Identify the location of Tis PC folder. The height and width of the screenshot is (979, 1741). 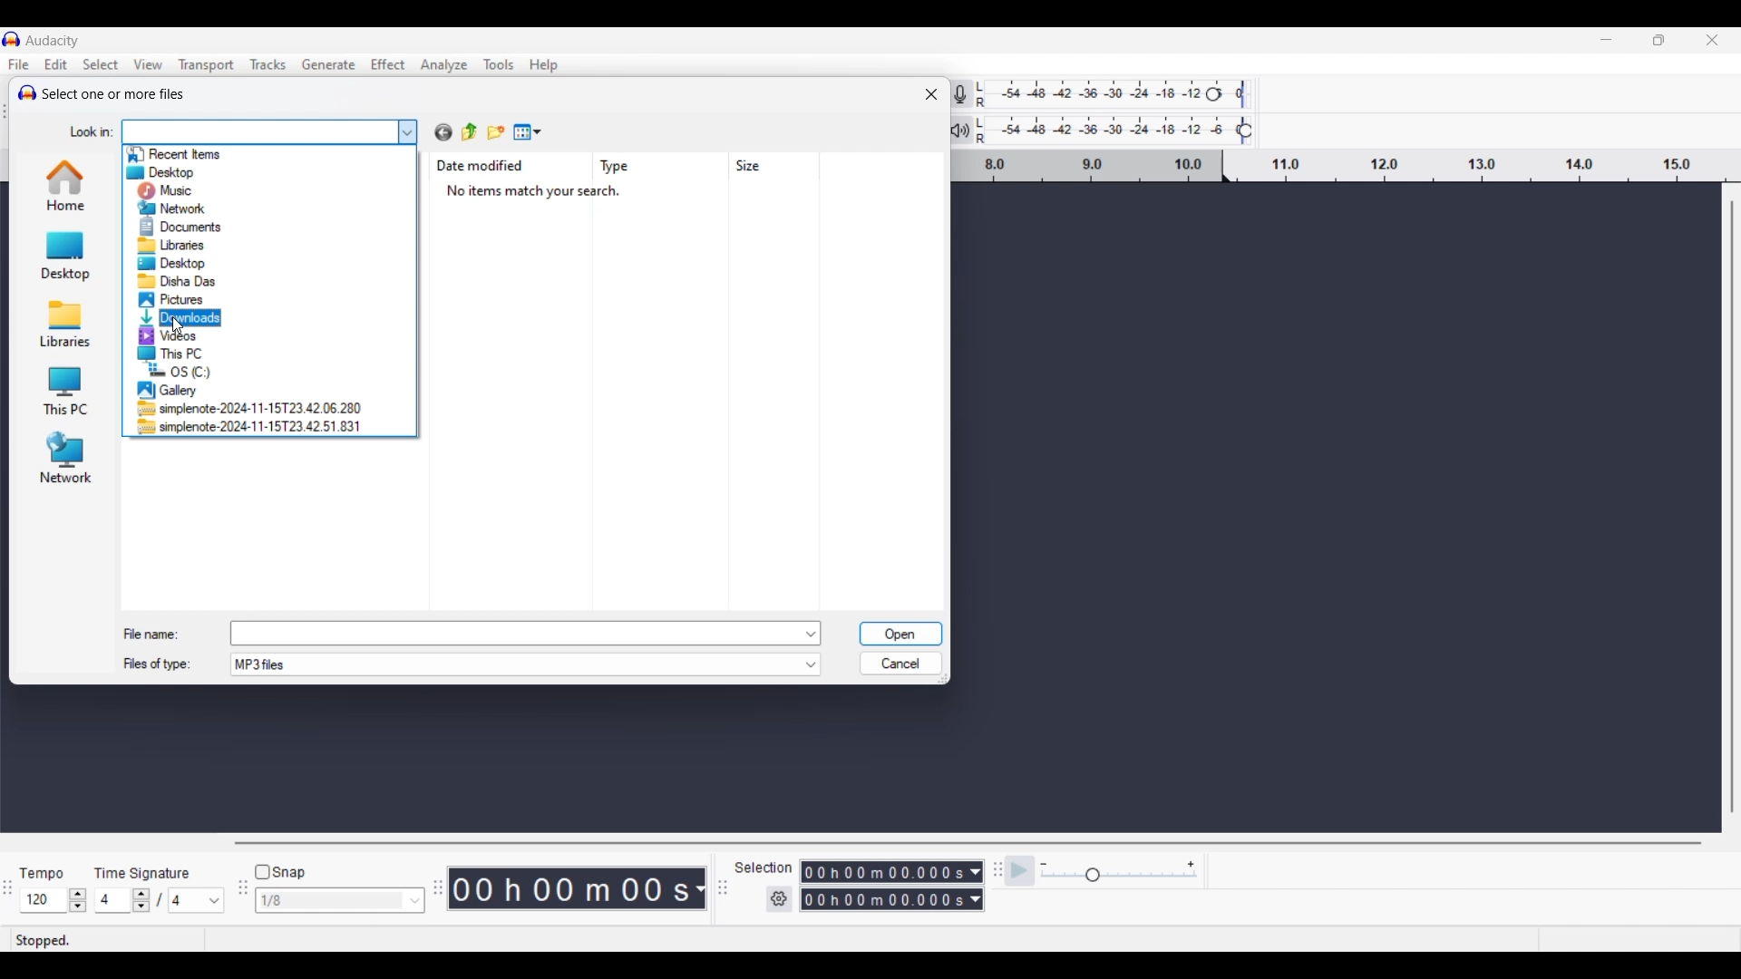
(63, 392).